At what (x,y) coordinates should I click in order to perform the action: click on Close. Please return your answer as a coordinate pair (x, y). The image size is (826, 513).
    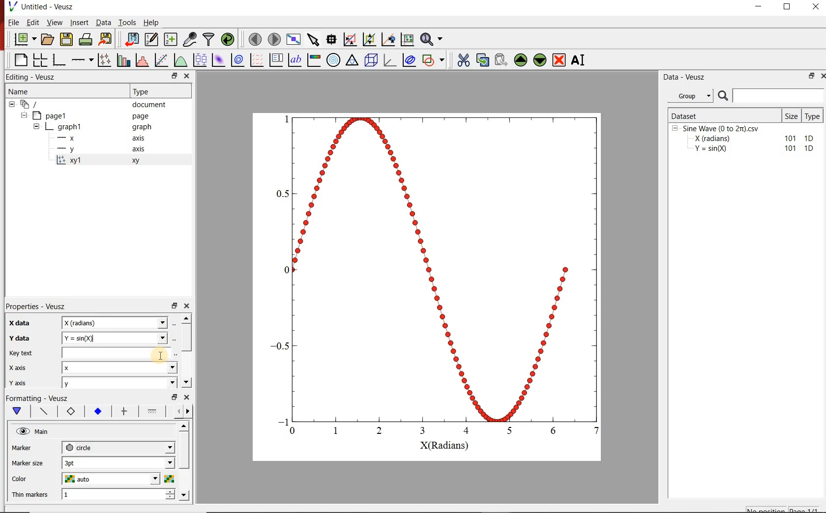
    Looking at the image, I should click on (187, 305).